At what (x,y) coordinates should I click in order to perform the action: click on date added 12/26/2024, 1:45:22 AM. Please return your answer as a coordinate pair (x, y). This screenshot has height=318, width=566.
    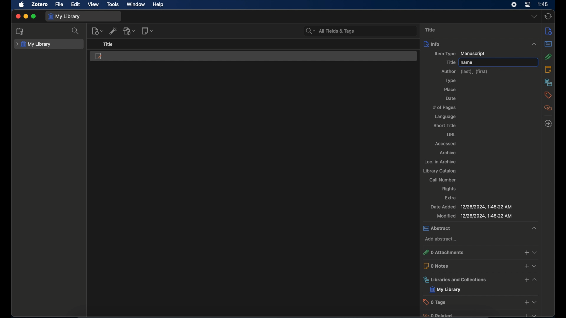
    Looking at the image, I should click on (471, 207).